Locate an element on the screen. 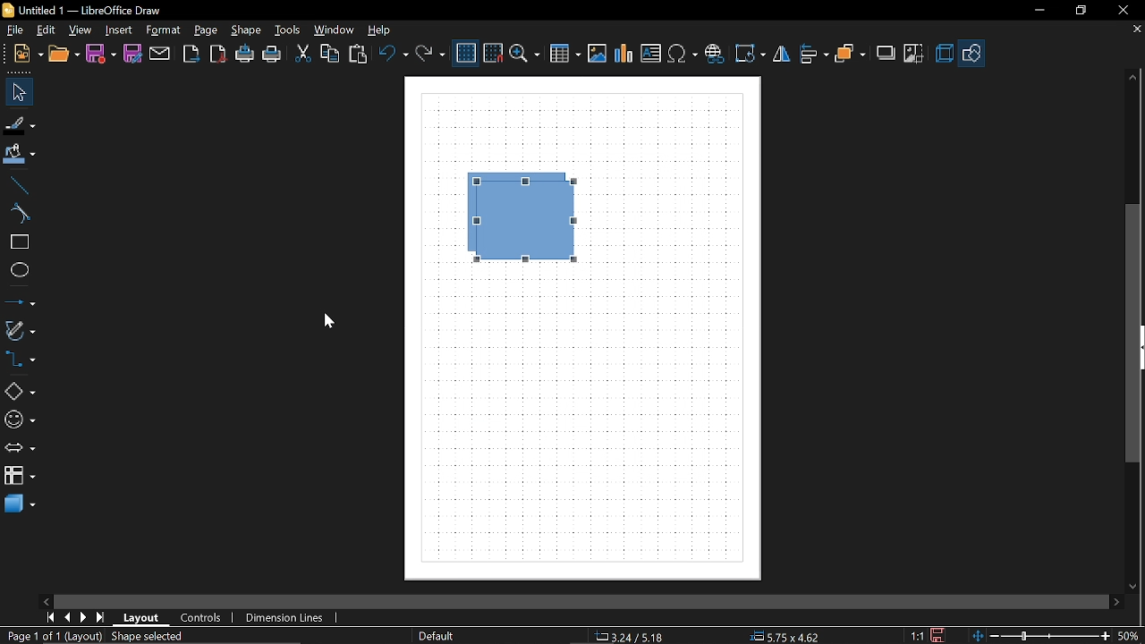 Image resolution: width=1145 pixels, height=644 pixels. Save is located at coordinates (101, 55).